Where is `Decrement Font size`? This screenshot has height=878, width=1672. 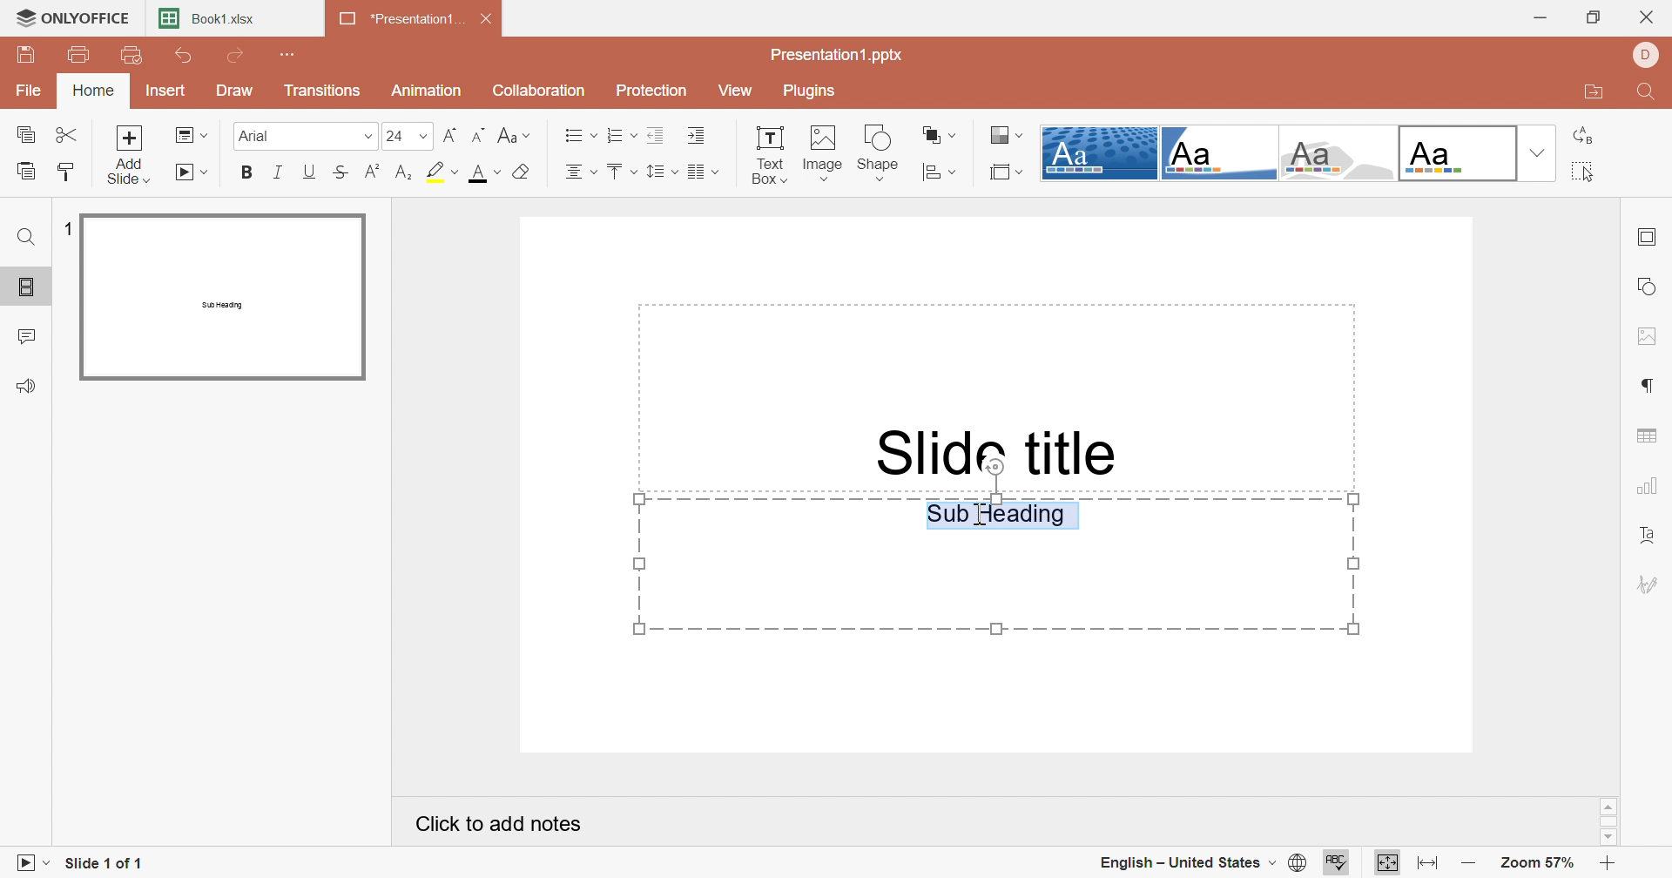 Decrement Font size is located at coordinates (449, 133).